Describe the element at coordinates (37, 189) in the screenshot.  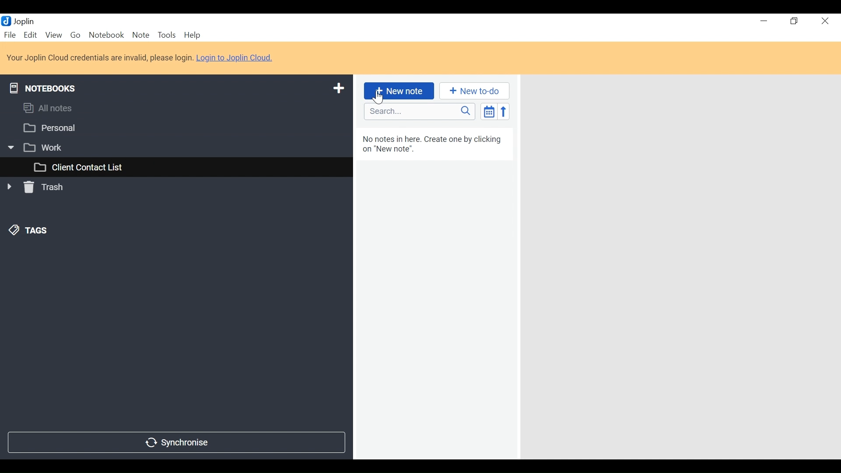
I see `Trash` at that location.